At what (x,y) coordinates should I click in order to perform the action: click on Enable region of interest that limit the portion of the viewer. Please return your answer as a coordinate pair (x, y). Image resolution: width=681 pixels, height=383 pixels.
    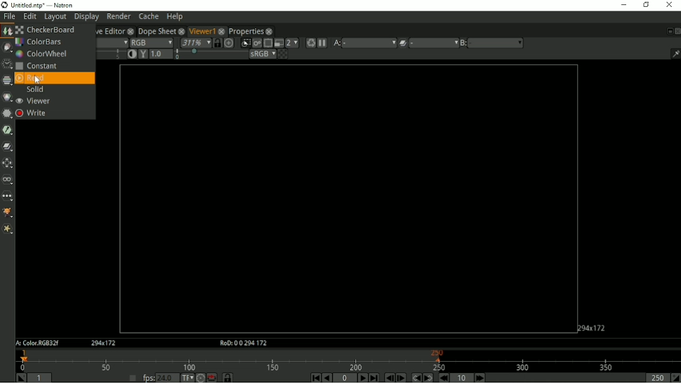
    Looking at the image, I should click on (268, 43).